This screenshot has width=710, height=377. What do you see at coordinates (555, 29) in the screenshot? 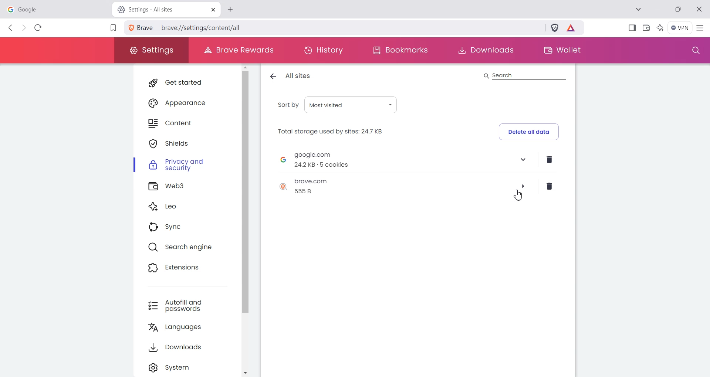
I see `Brave Shield` at bounding box center [555, 29].